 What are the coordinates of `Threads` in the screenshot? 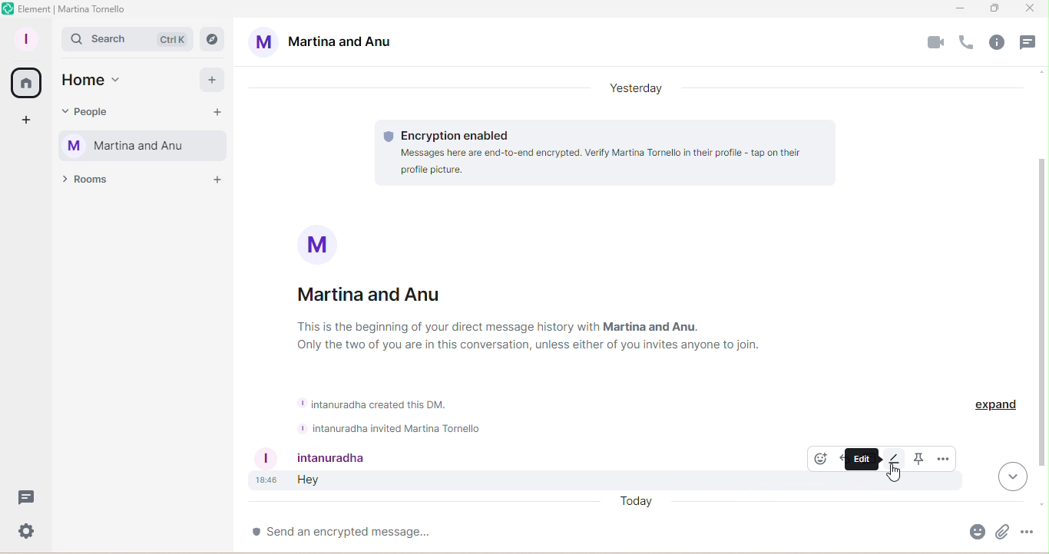 It's located at (25, 503).